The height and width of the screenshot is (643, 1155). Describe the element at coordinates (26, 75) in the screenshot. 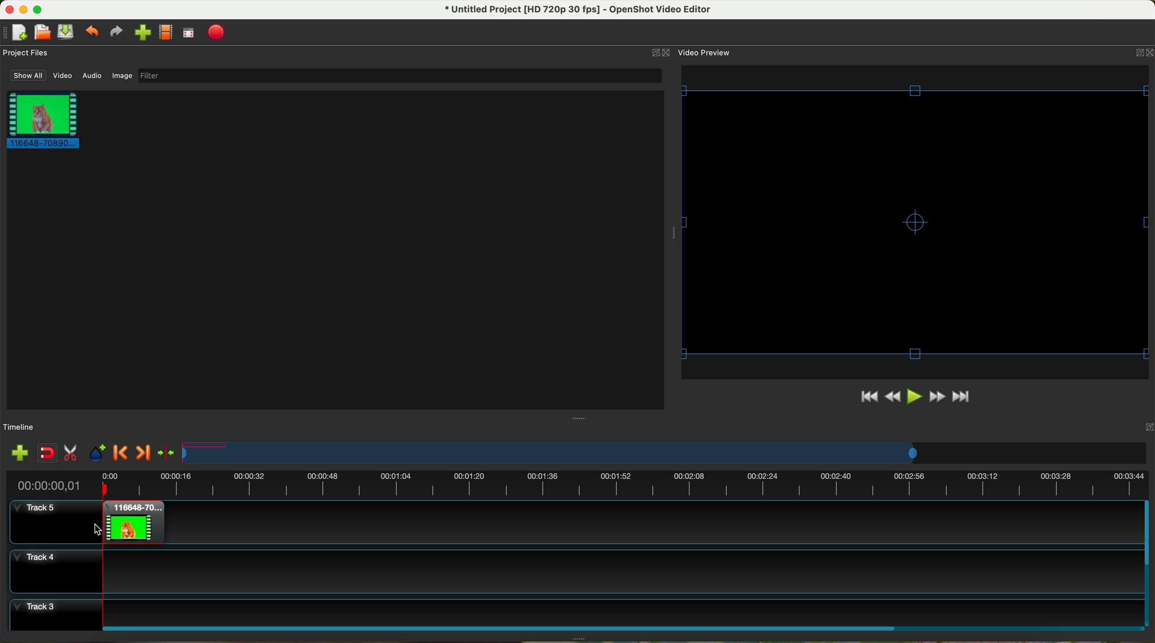

I see `show all` at that location.